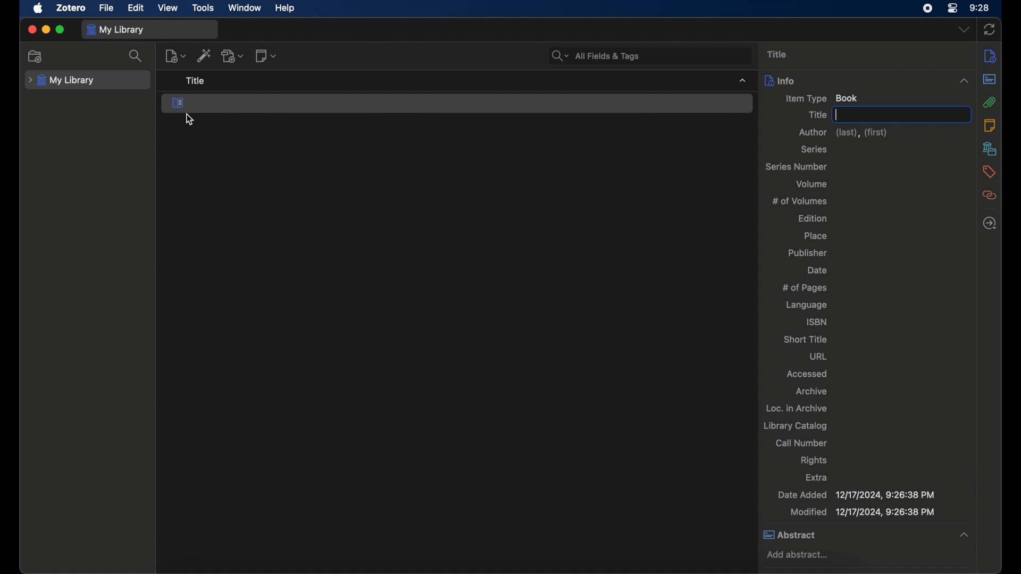 This screenshot has height=574, width=1021. What do you see at coordinates (814, 148) in the screenshot?
I see `series` at bounding box center [814, 148].